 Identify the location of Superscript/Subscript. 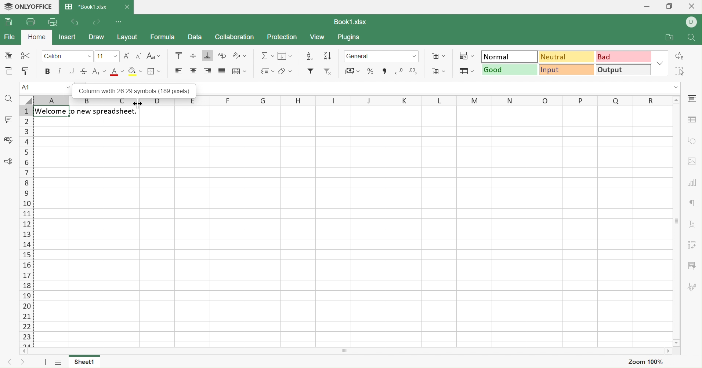
(99, 71).